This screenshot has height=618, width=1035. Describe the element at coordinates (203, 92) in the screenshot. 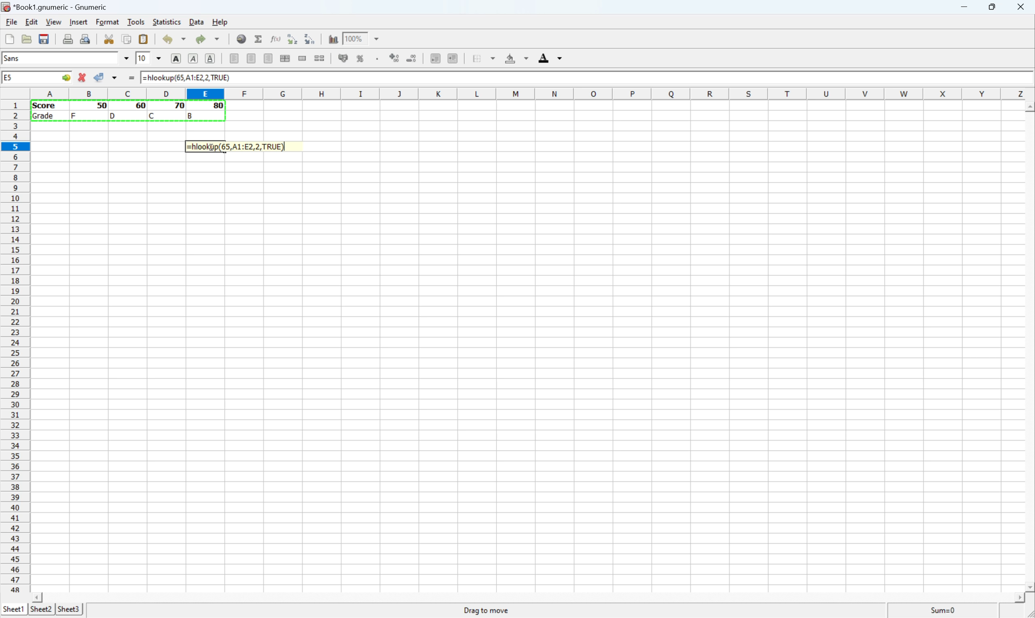

I see `selected E Column` at that location.